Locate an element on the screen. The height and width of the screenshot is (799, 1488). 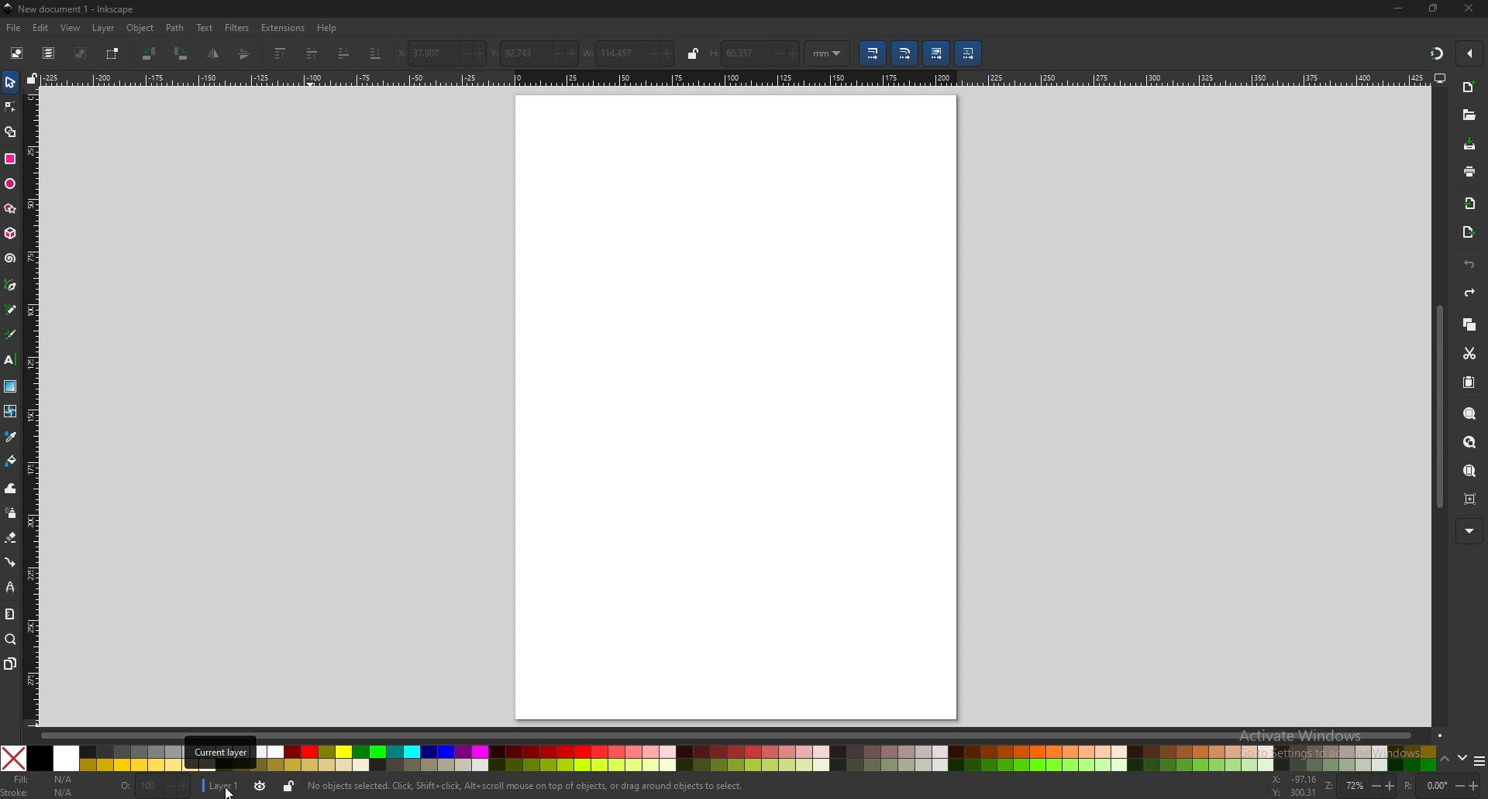
title is located at coordinates (74, 9).